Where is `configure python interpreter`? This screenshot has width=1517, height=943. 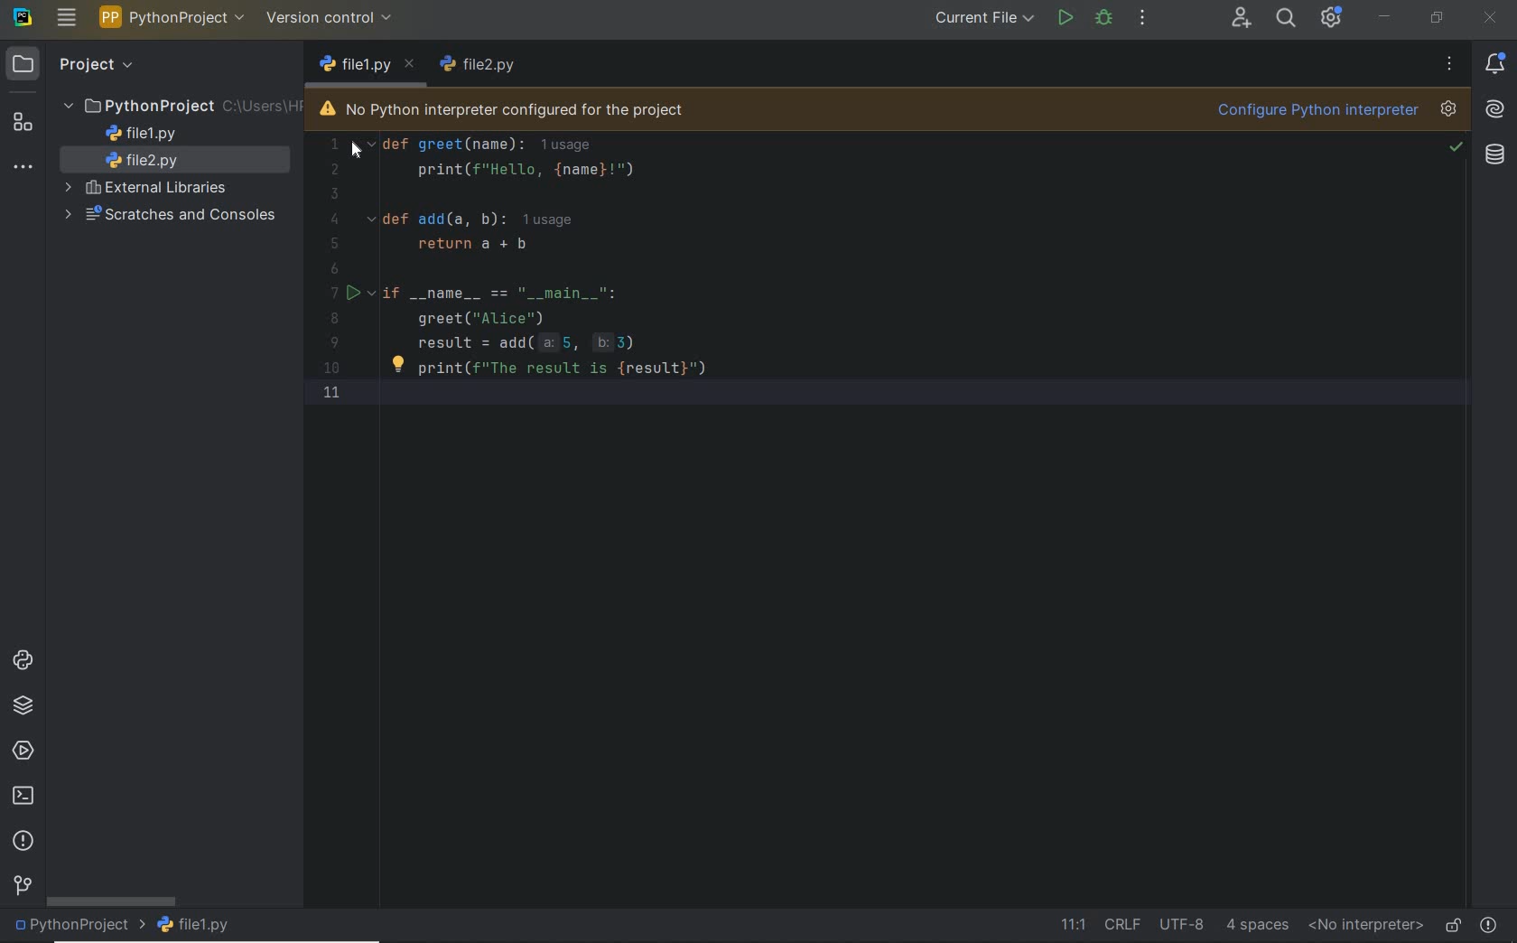
configure python interpreter is located at coordinates (1336, 111).